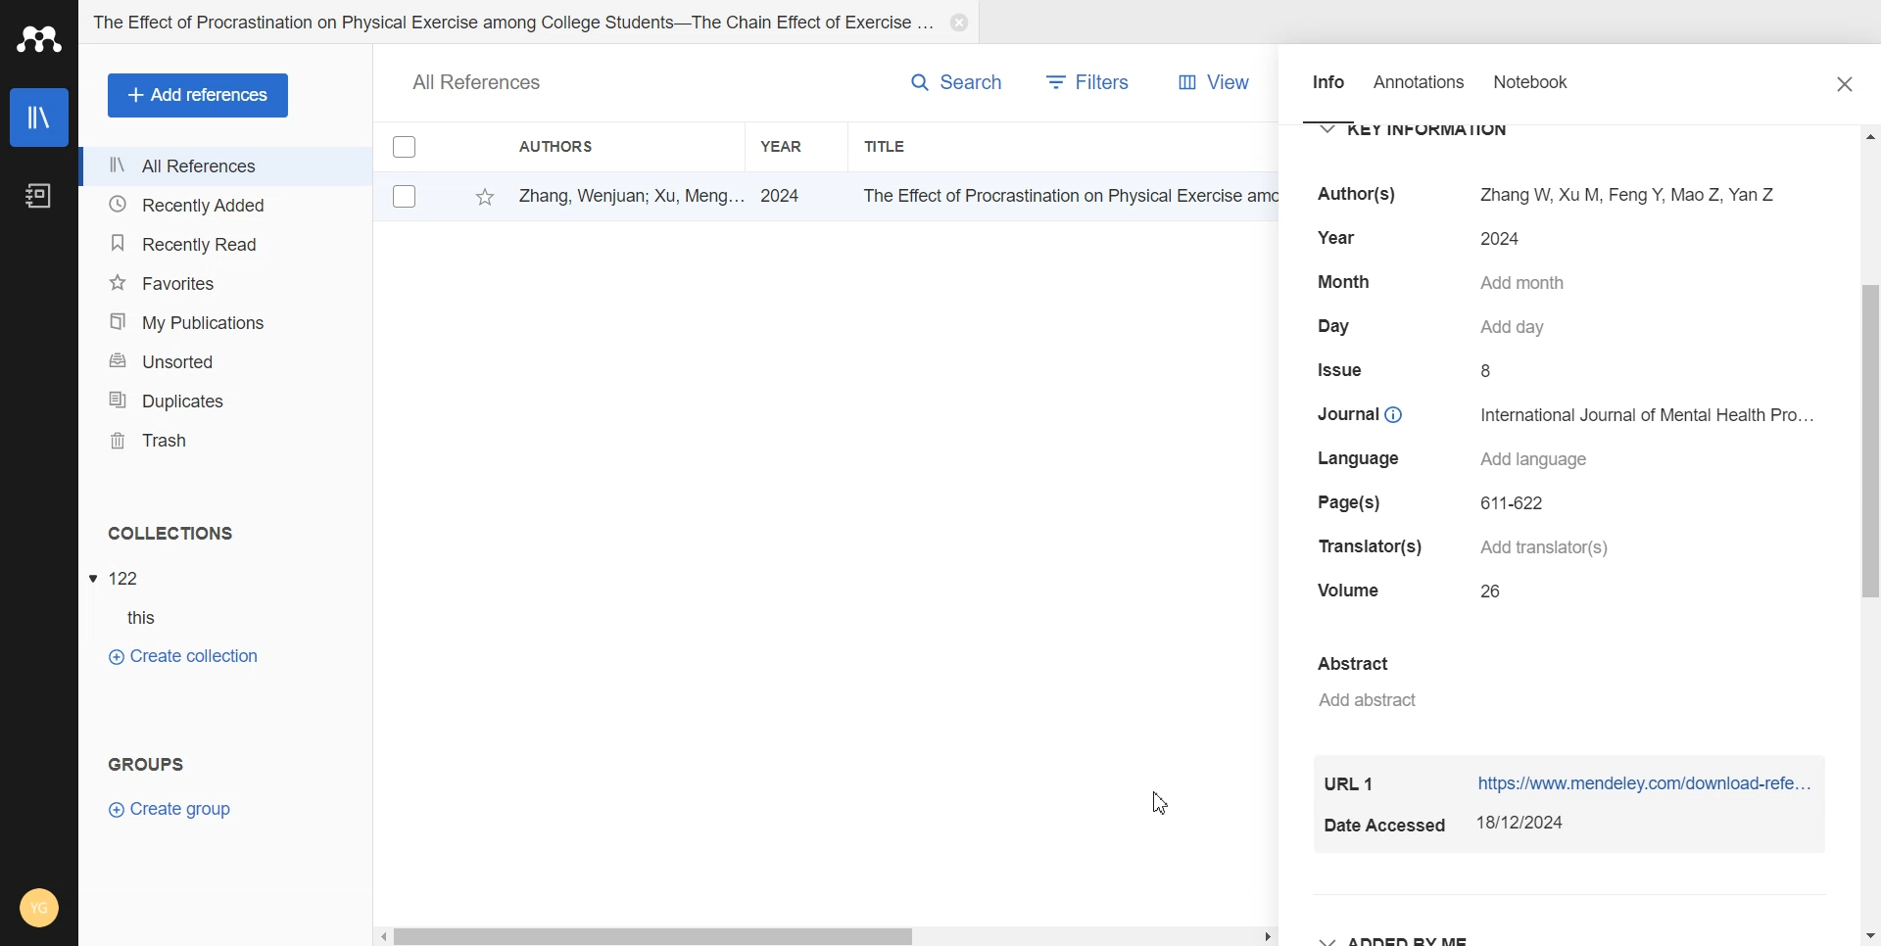 The height and width of the screenshot is (946, 1881). Describe the element at coordinates (1446, 282) in the screenshot. I see `Month Add month` at that location.